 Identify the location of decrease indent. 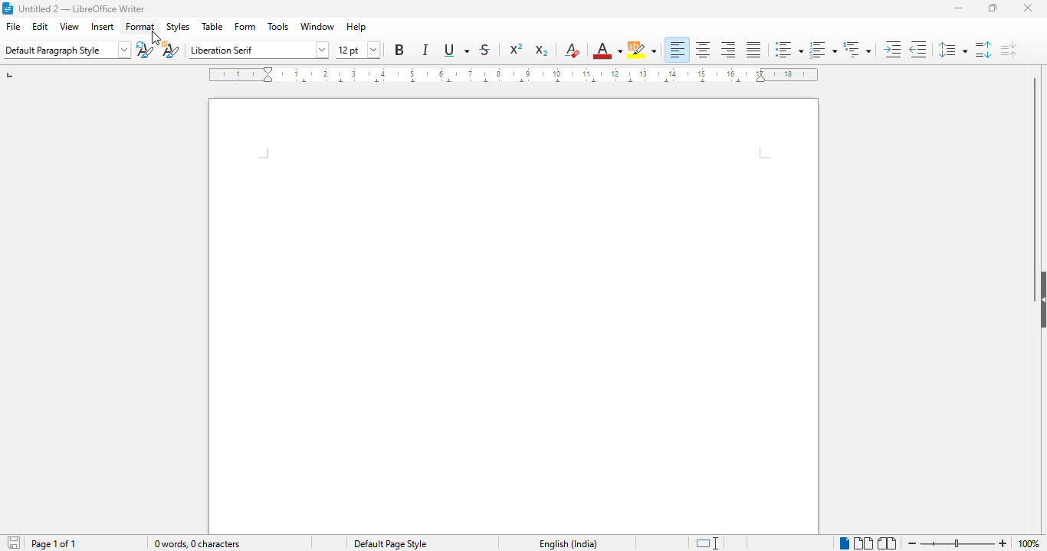
(917, 50).